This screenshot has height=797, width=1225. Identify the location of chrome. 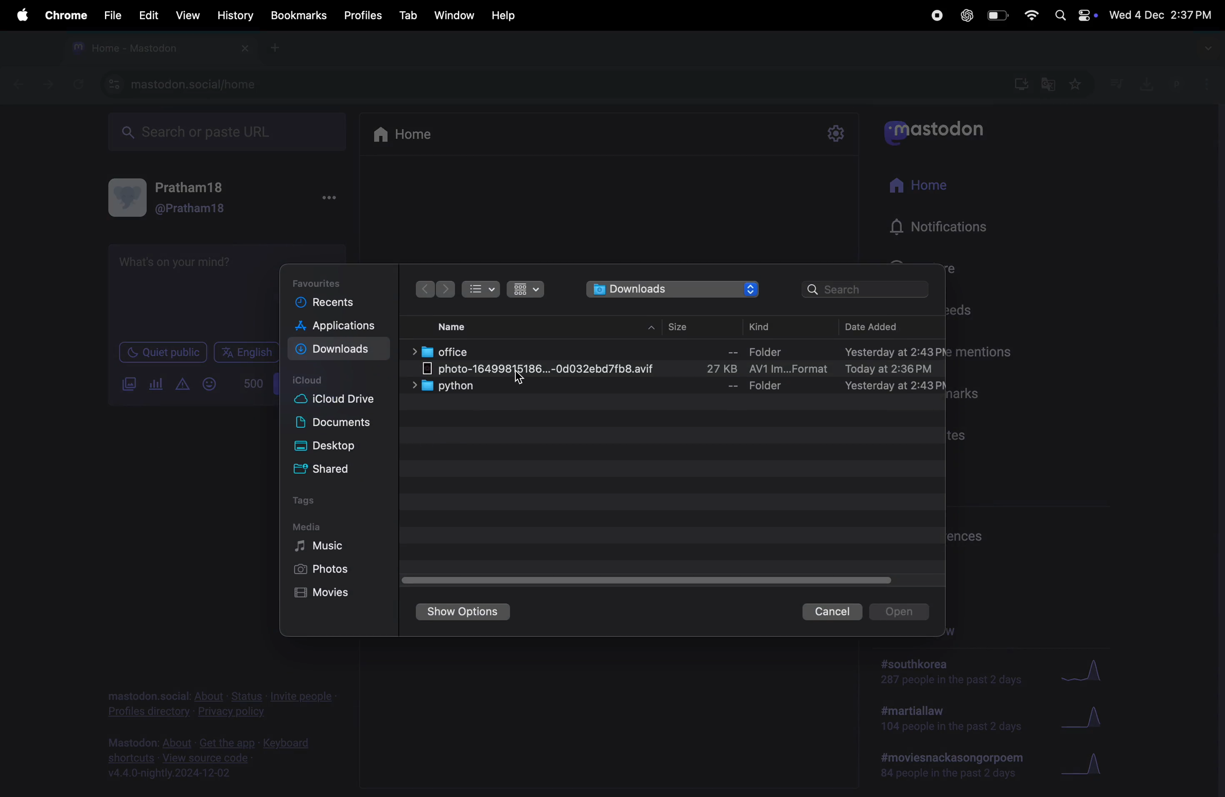
(64, 15).